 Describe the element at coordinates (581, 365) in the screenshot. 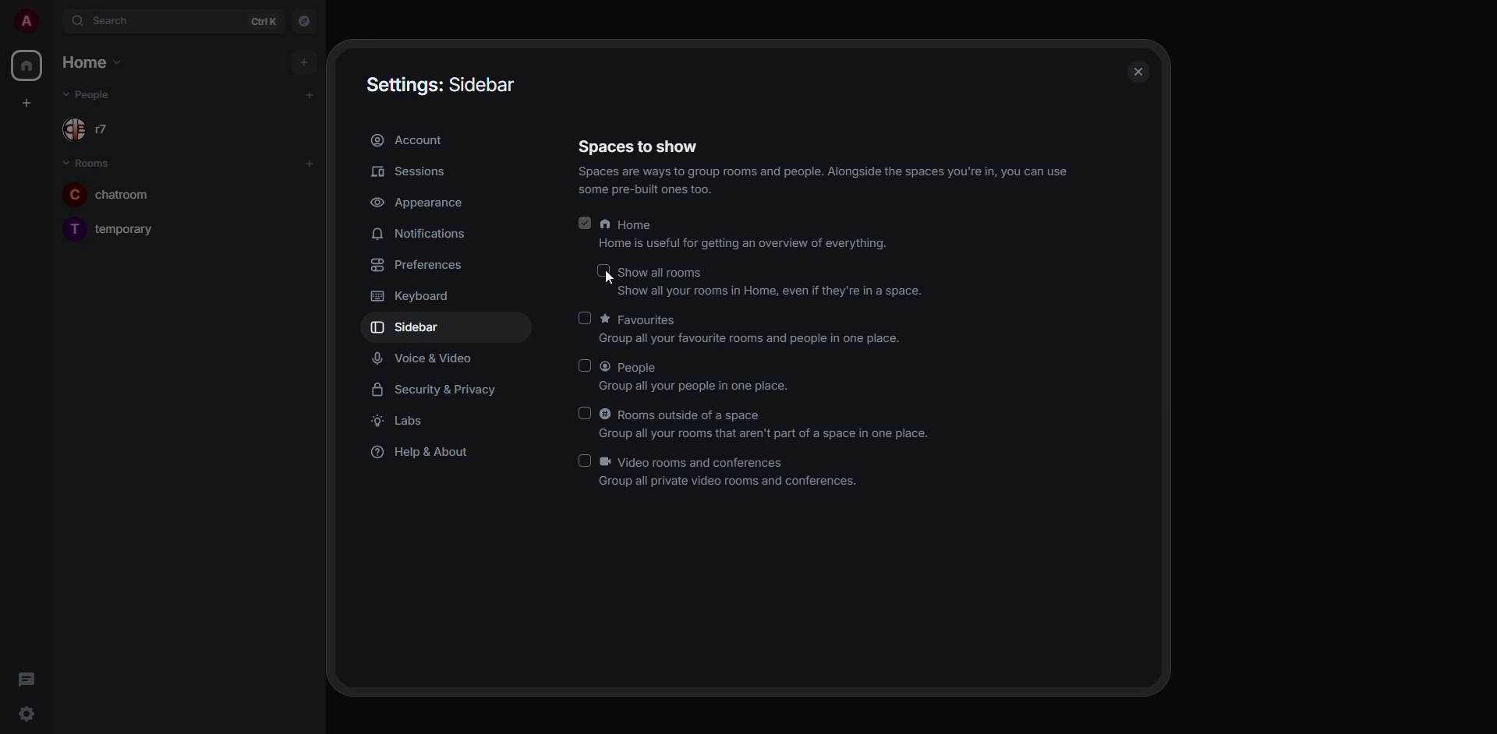

I see `click to enable` at that location.